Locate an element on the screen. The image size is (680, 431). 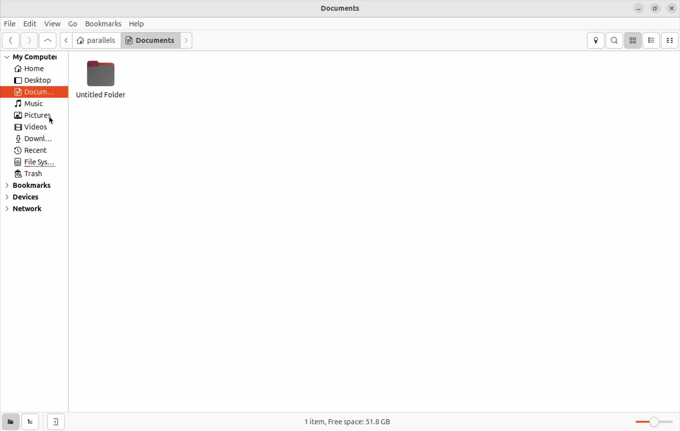
show places is located at coordinates (9, 423).